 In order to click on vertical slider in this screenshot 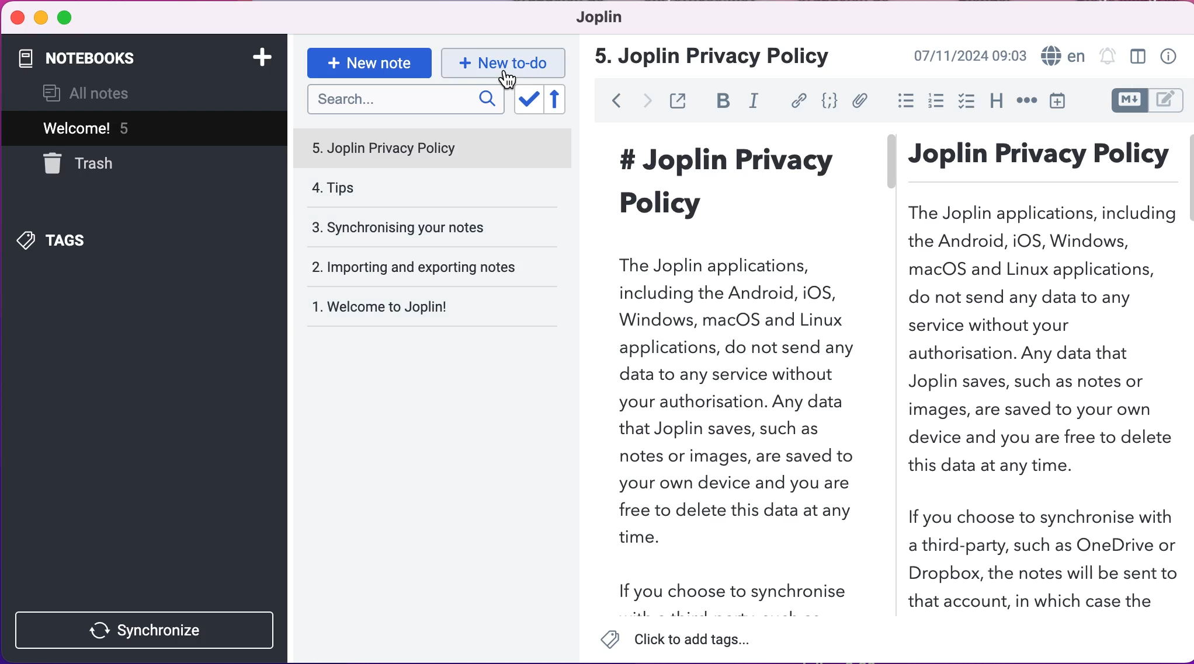, I will do `click(891, 172)`.